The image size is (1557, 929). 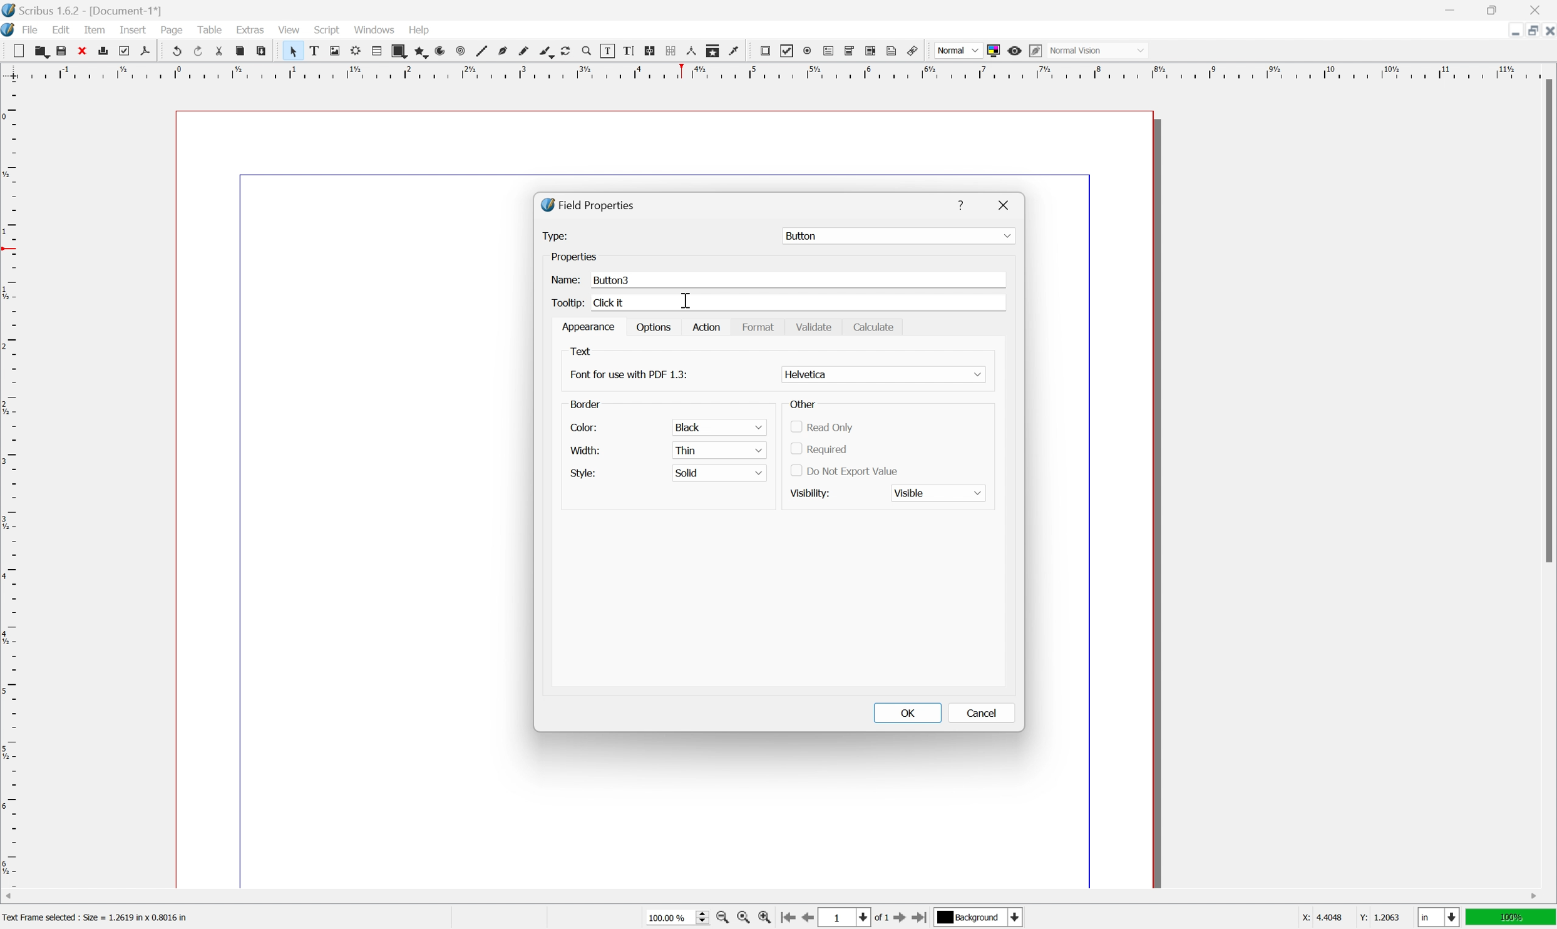 I want to click on normal, so click(x=957, y=49).